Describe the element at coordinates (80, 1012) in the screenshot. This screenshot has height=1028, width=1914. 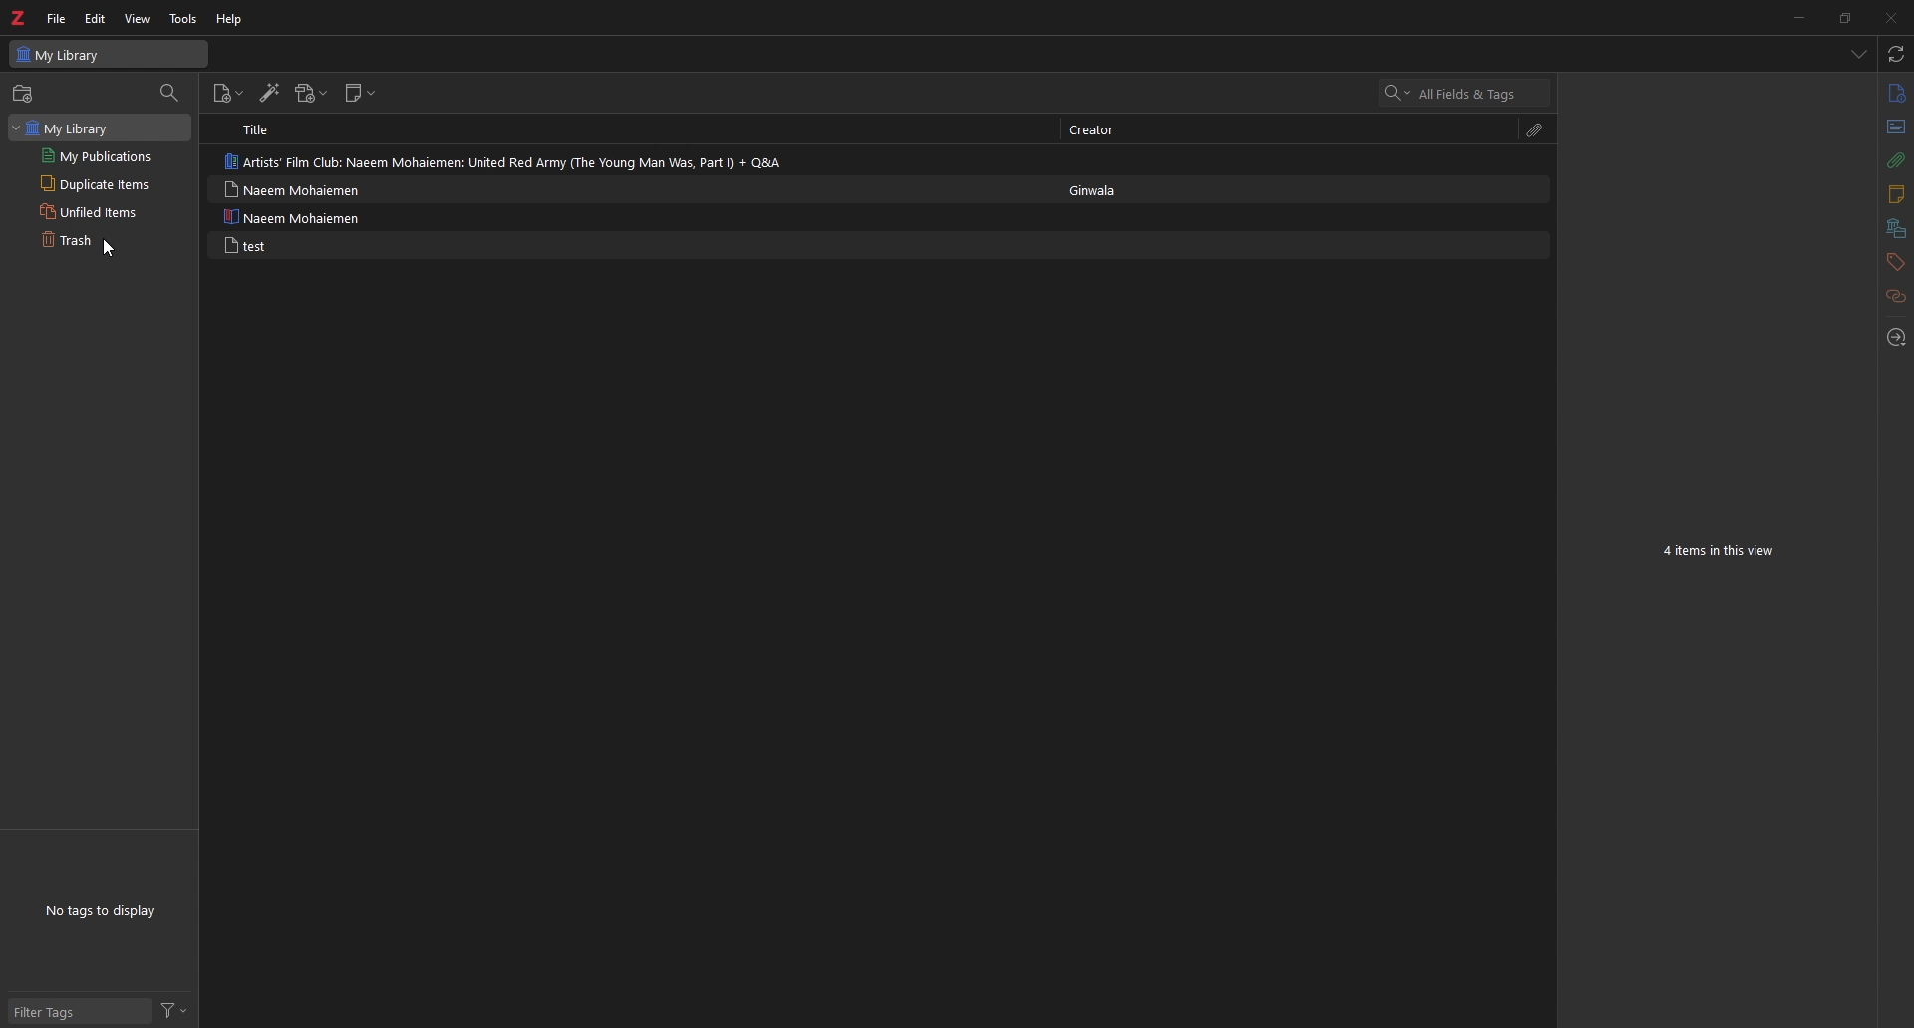
I see `filter tags` at that location.